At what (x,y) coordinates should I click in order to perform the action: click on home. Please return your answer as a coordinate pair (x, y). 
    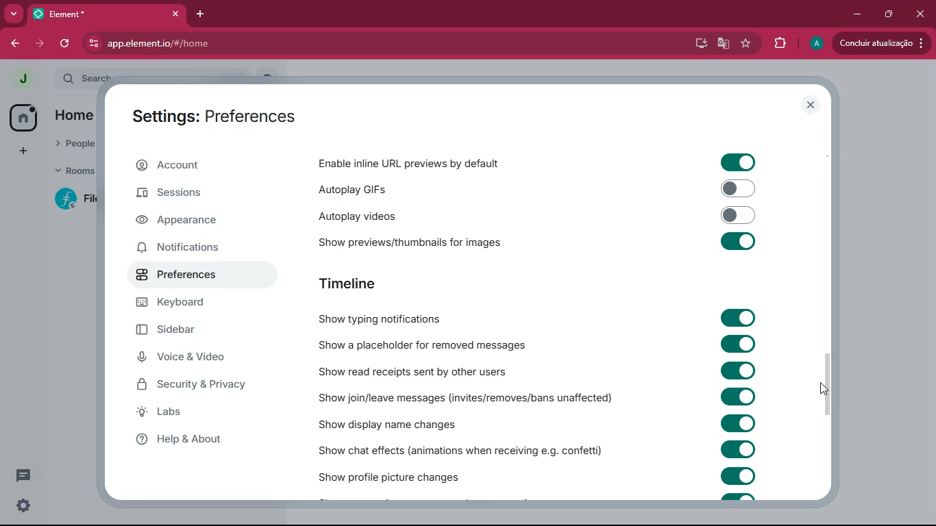
    Looking at the image, I should click on (25, 118).